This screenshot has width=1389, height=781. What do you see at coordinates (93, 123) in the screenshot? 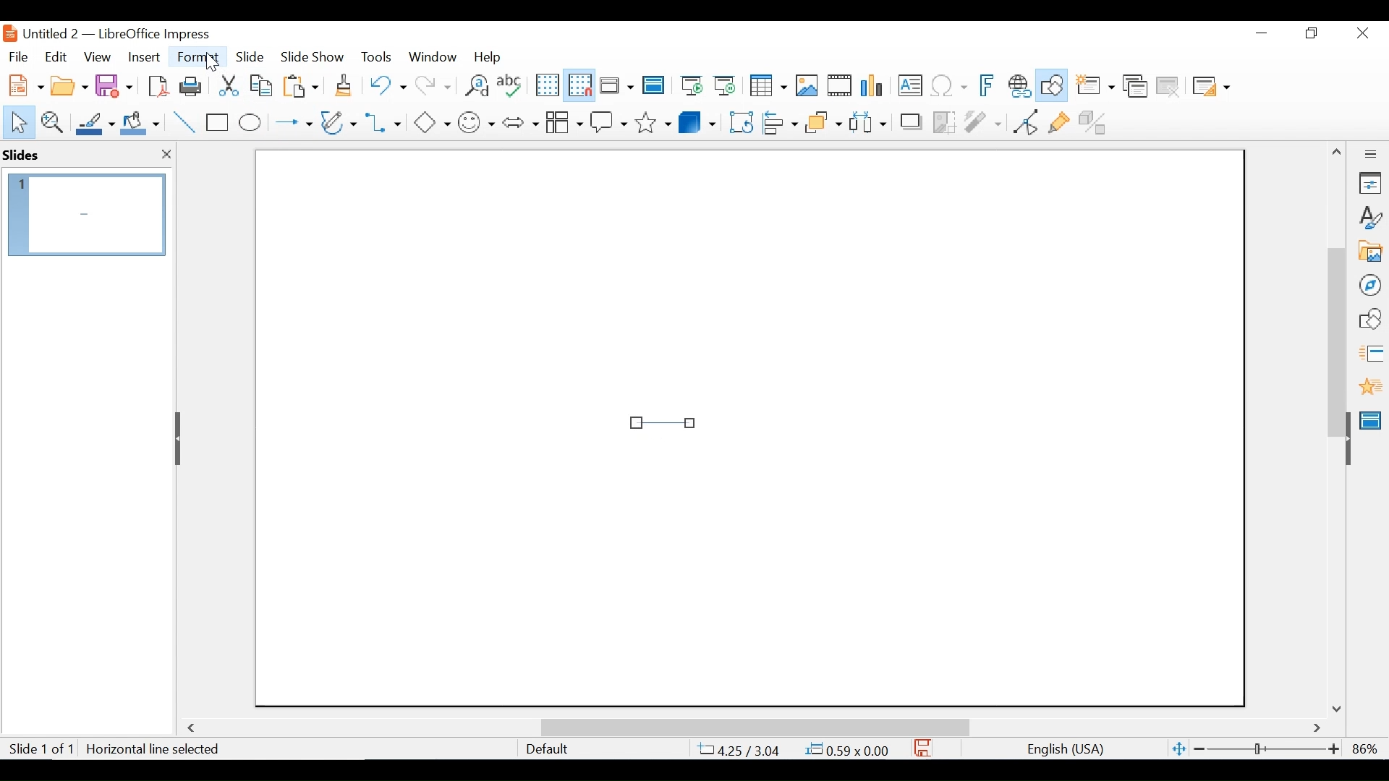
I see `Line Color` at bounding box center [93, 123].